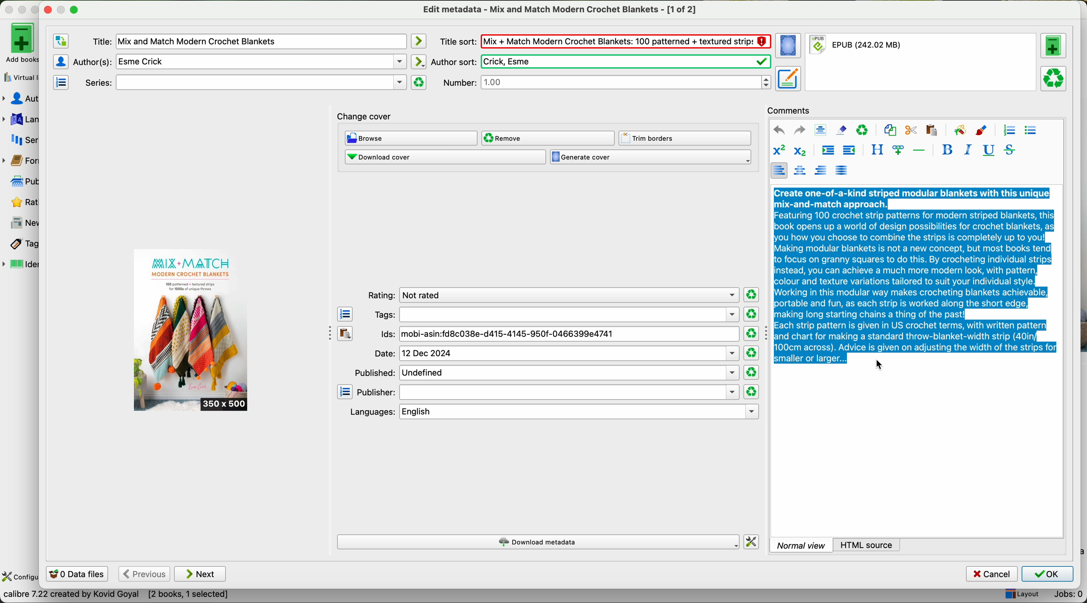 The height and width of the screenshot is (603, 1087). What do you see at coordinates (881, 365) in the screenshot?
I see `cursor` at bounding box center [881, 365].